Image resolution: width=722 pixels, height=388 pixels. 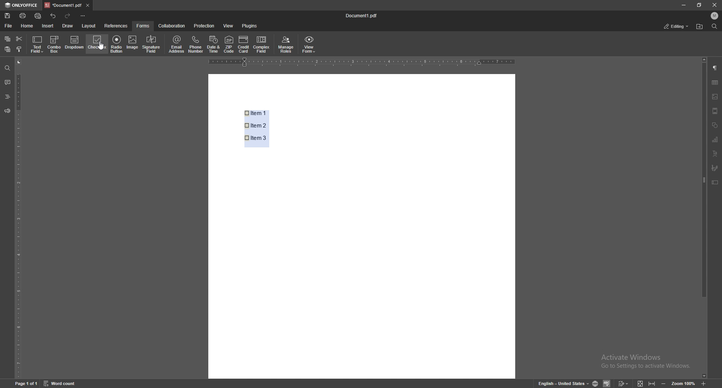 What do you see at coordinates (715, 68) in the screenshot?
I see `paragraph` at bounding box center [715, 68].